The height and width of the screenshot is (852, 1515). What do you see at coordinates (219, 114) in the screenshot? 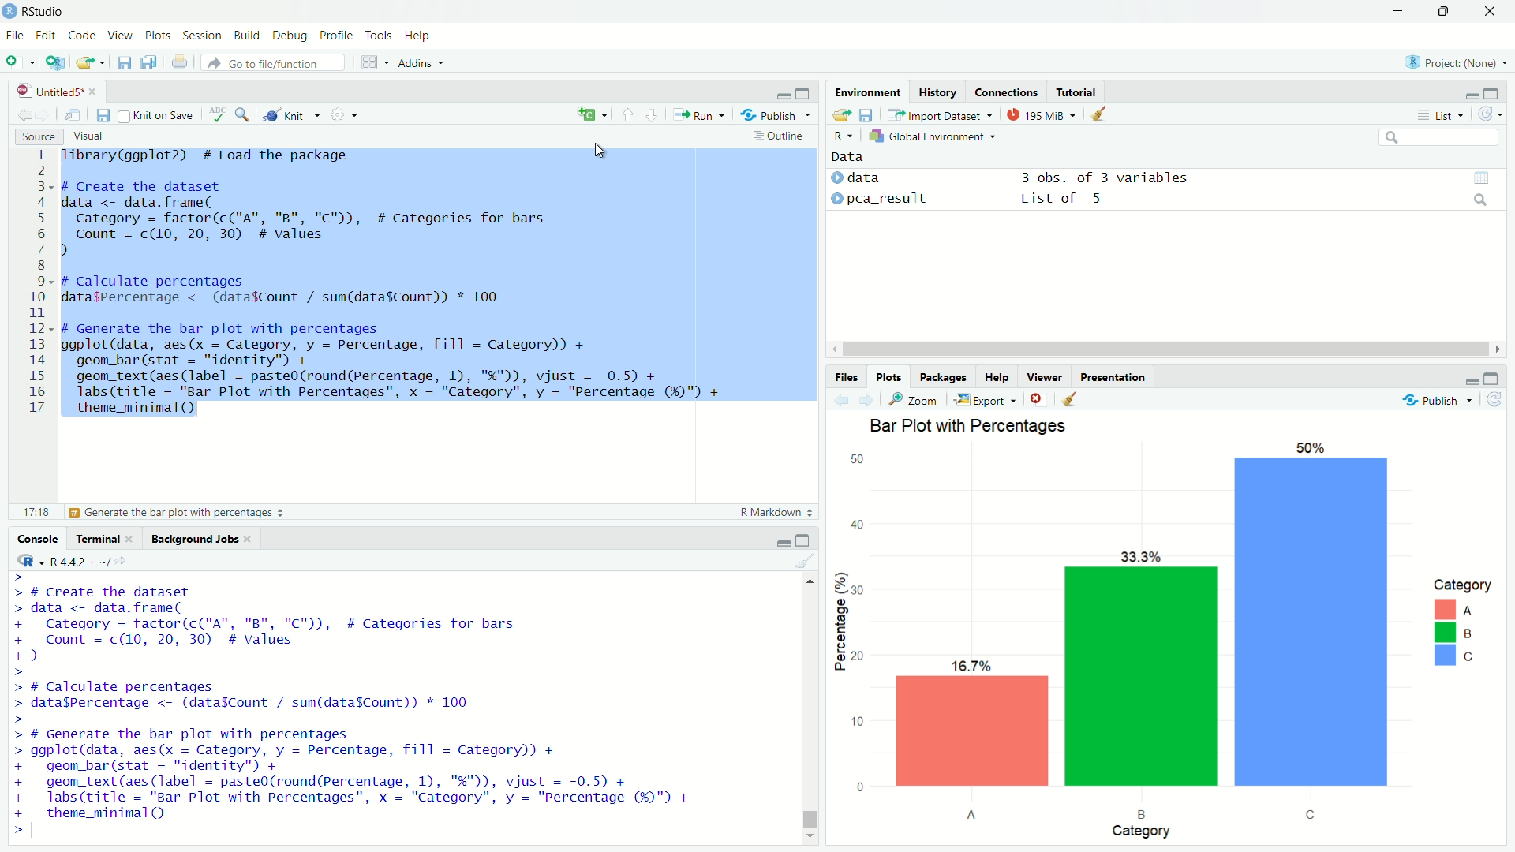
I see `spelling check` at bounding box center [219, 114].